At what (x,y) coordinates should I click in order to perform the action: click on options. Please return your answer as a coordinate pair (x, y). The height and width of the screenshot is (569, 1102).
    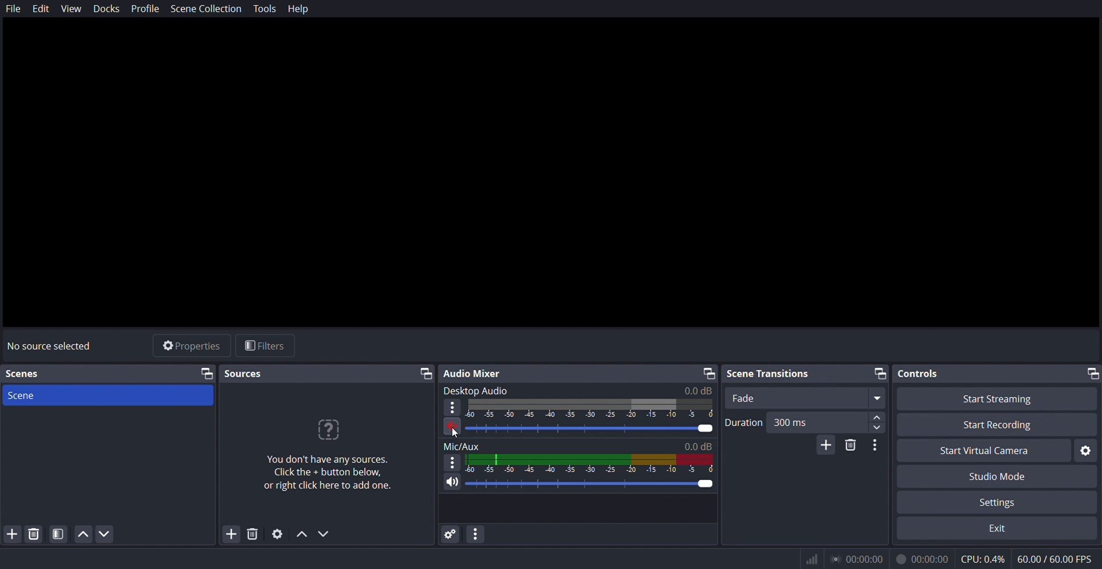
    Looking at the image, I should click on (452, 465).